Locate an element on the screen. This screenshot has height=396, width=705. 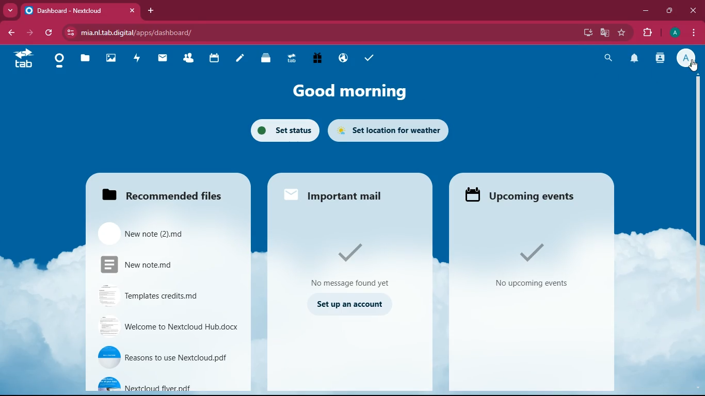
forward is located at coordinates (28, 33).